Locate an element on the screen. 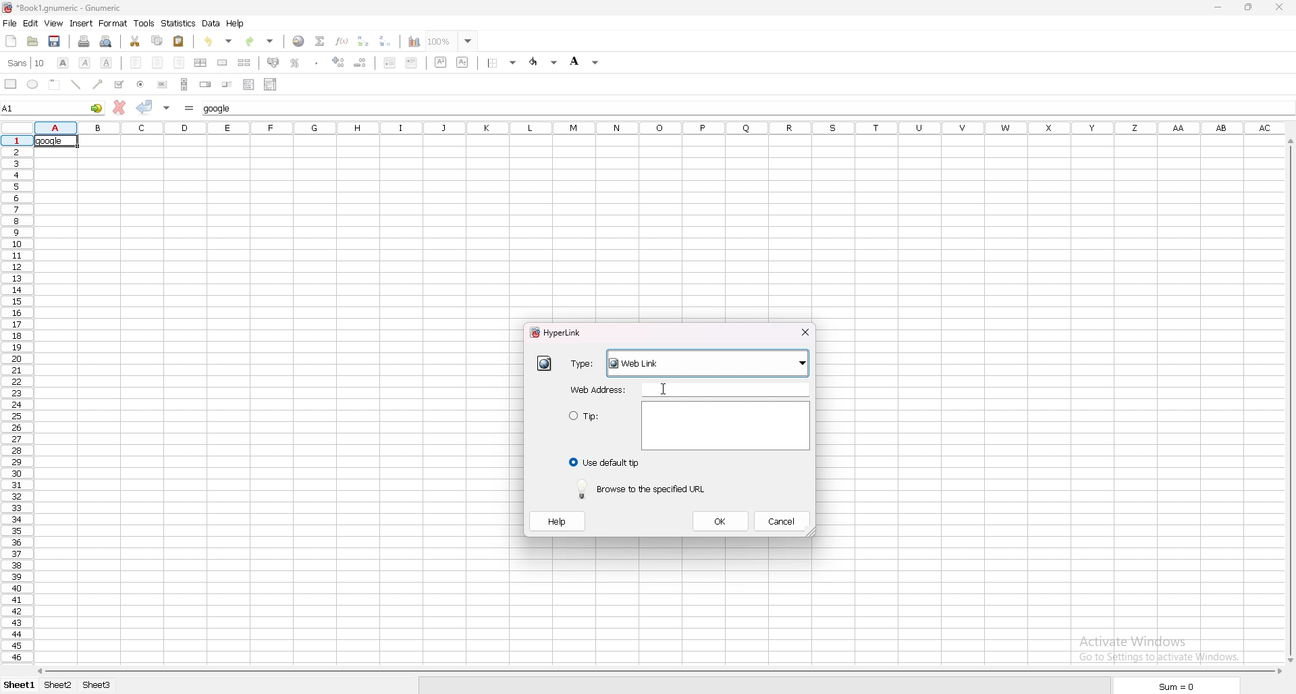 The image size is (1296, 694). resize is located at coordinates (1249, 7).